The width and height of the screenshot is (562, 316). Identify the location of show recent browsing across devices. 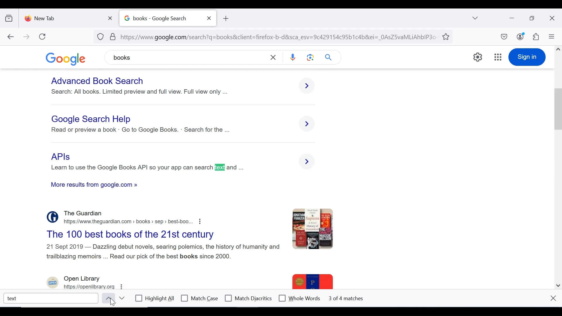
(10, 17).